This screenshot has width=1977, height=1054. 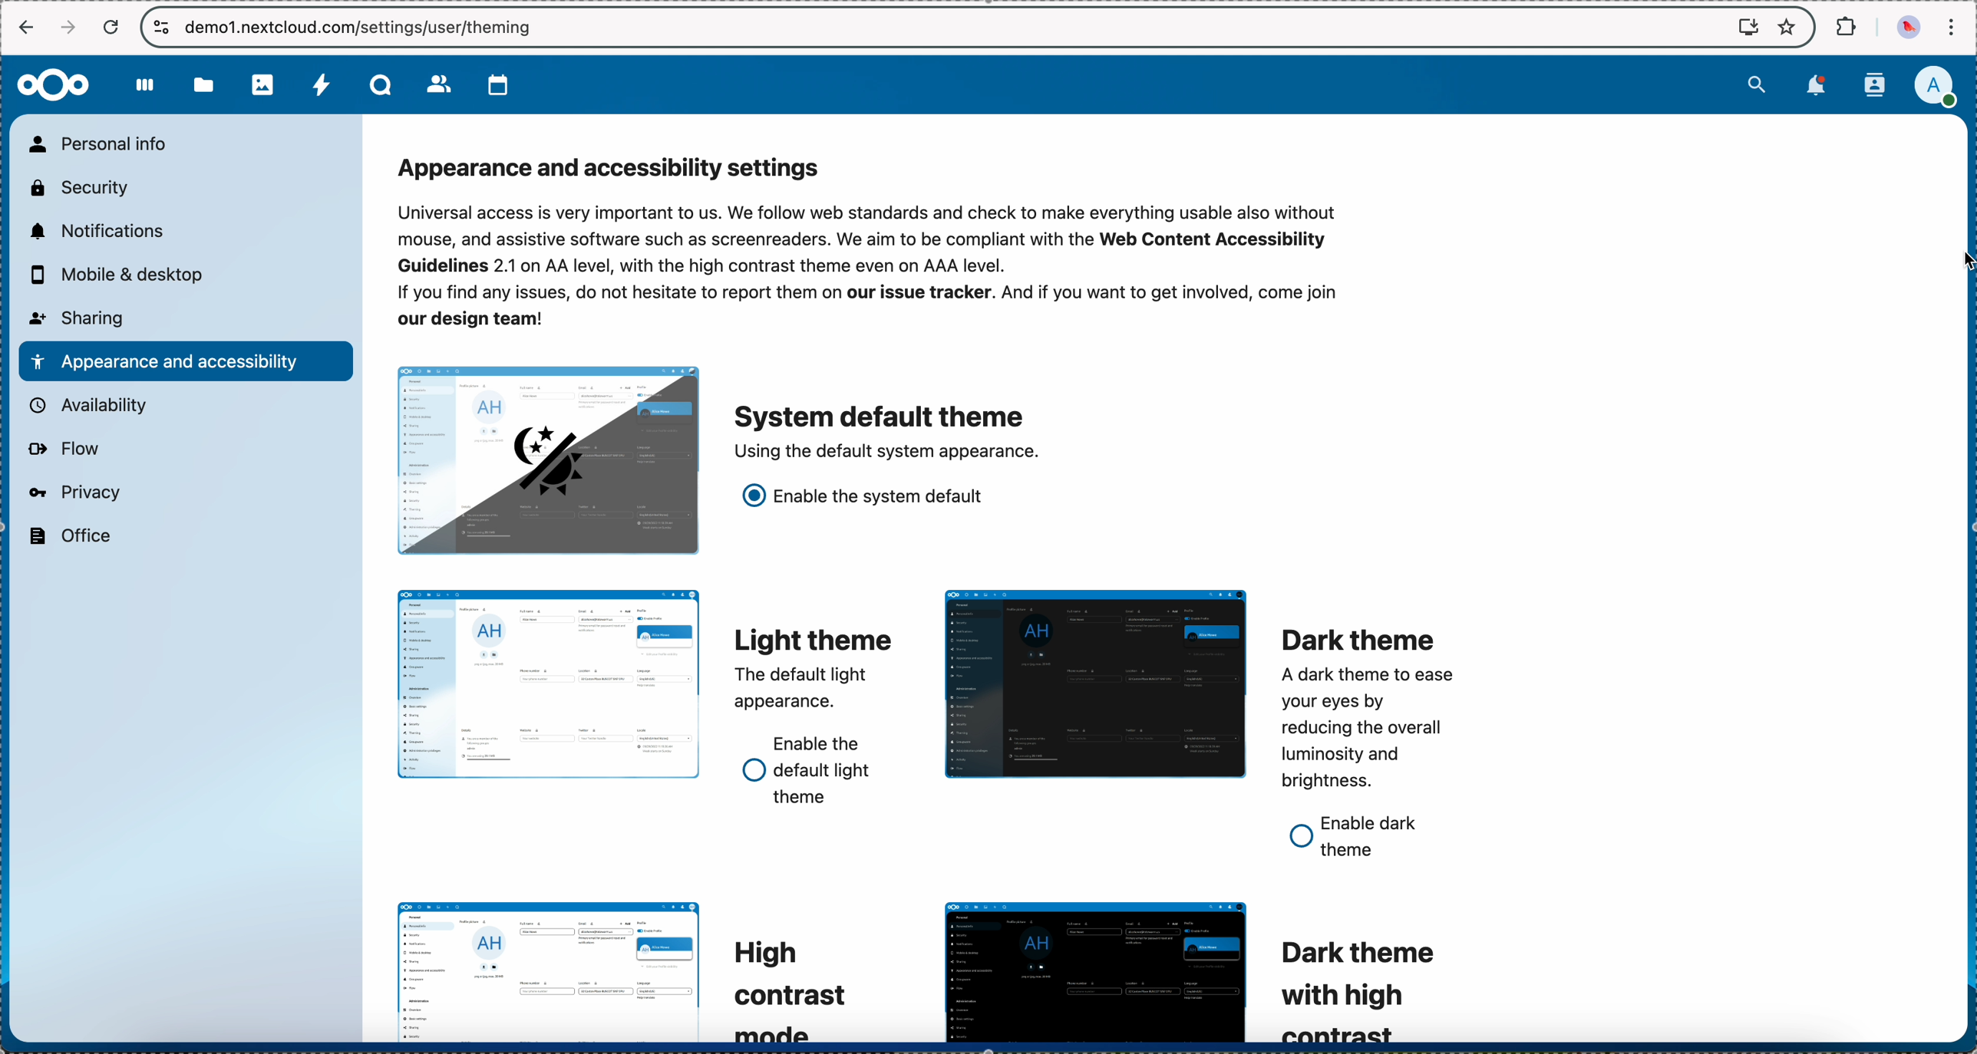 I want to click on light theme preview, so click(x=549, y=686).